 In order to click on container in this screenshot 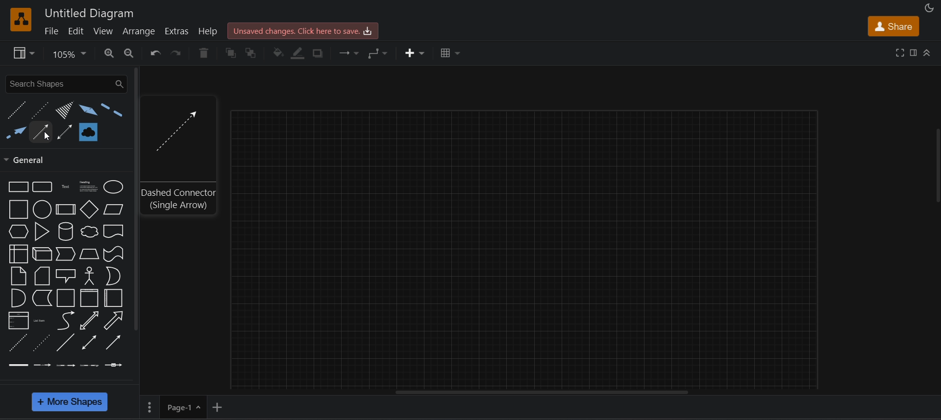, I will do `click(66, 297)`.